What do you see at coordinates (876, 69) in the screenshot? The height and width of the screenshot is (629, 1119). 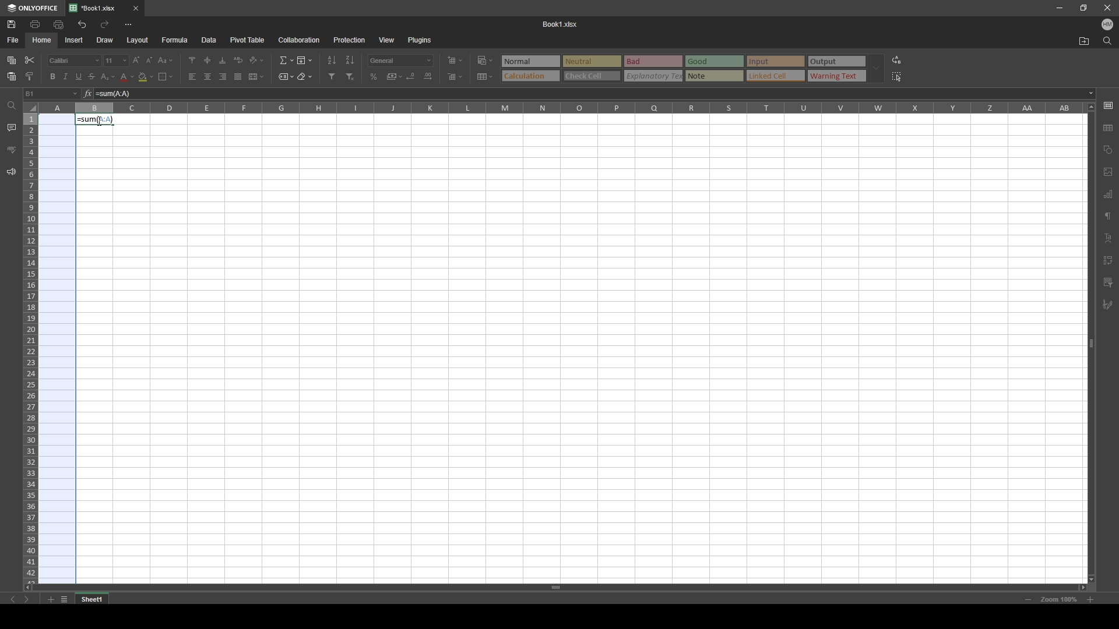 I see `expand` at bounding box center [876, 69].